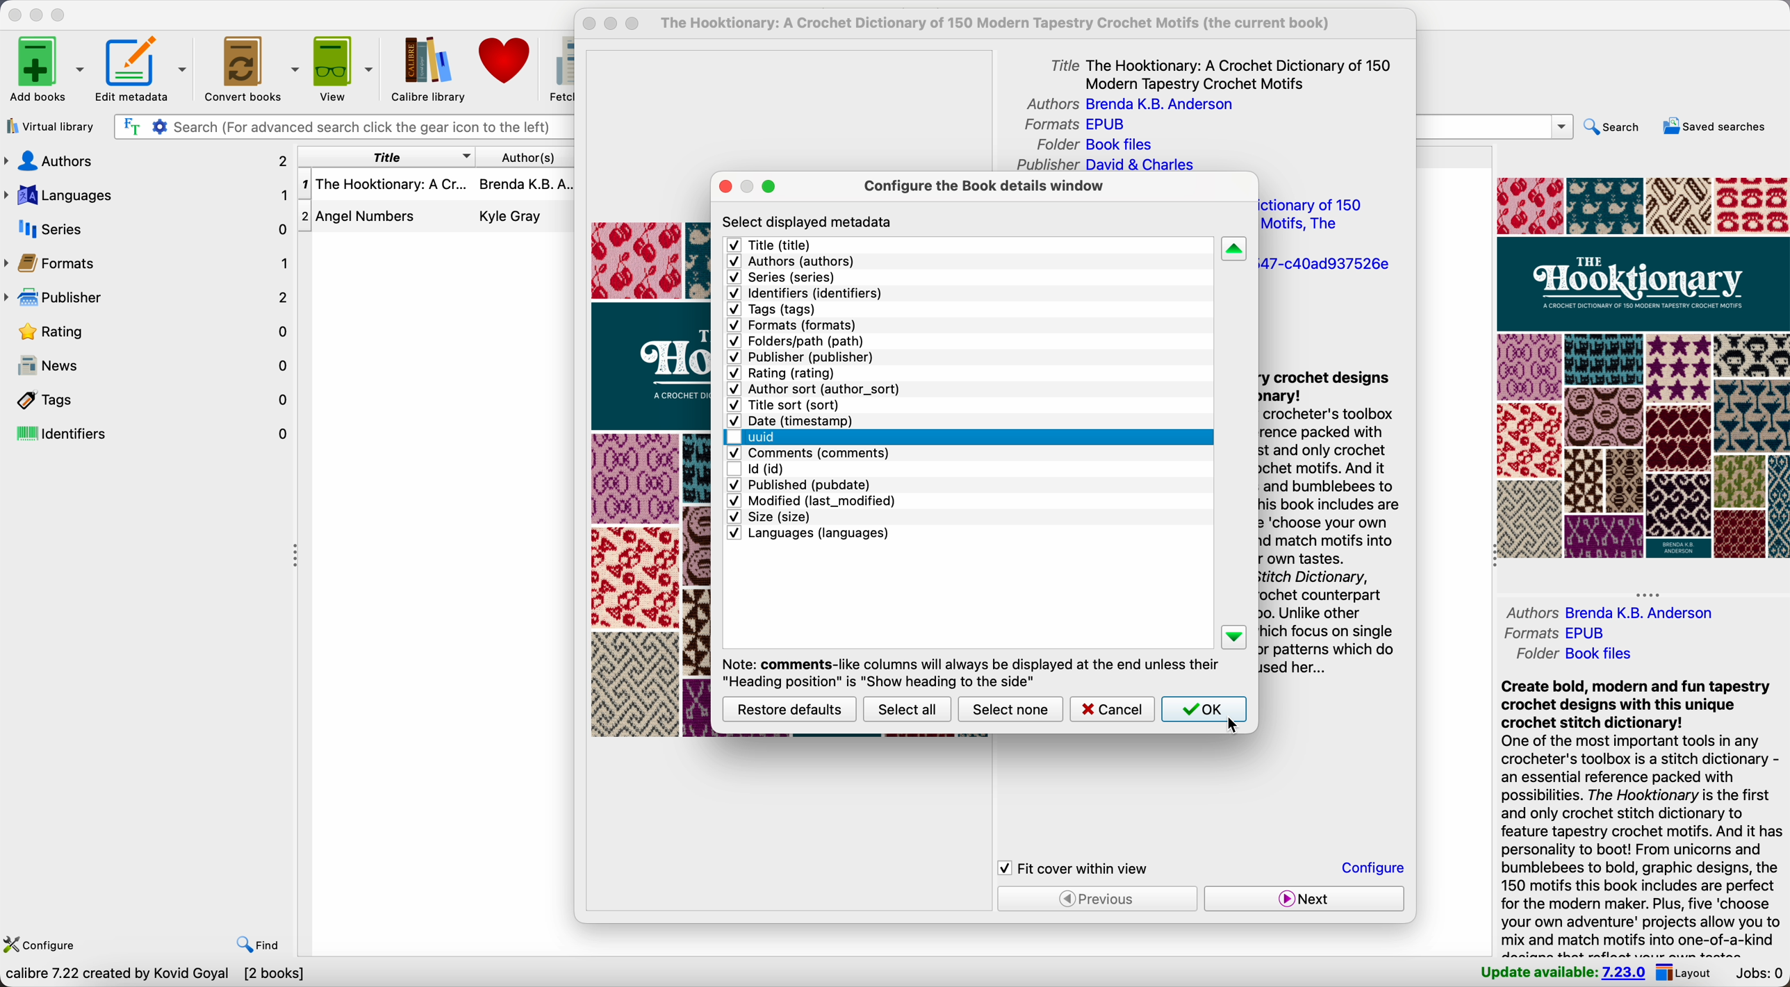 This screenshot has height=987, width=1790. I want to click on folders/path, so click(798, 342).